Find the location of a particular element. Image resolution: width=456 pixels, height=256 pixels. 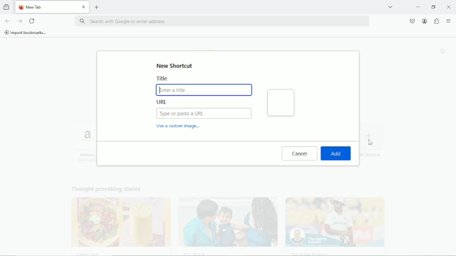

open application menu is located at coordinates (448, 21).